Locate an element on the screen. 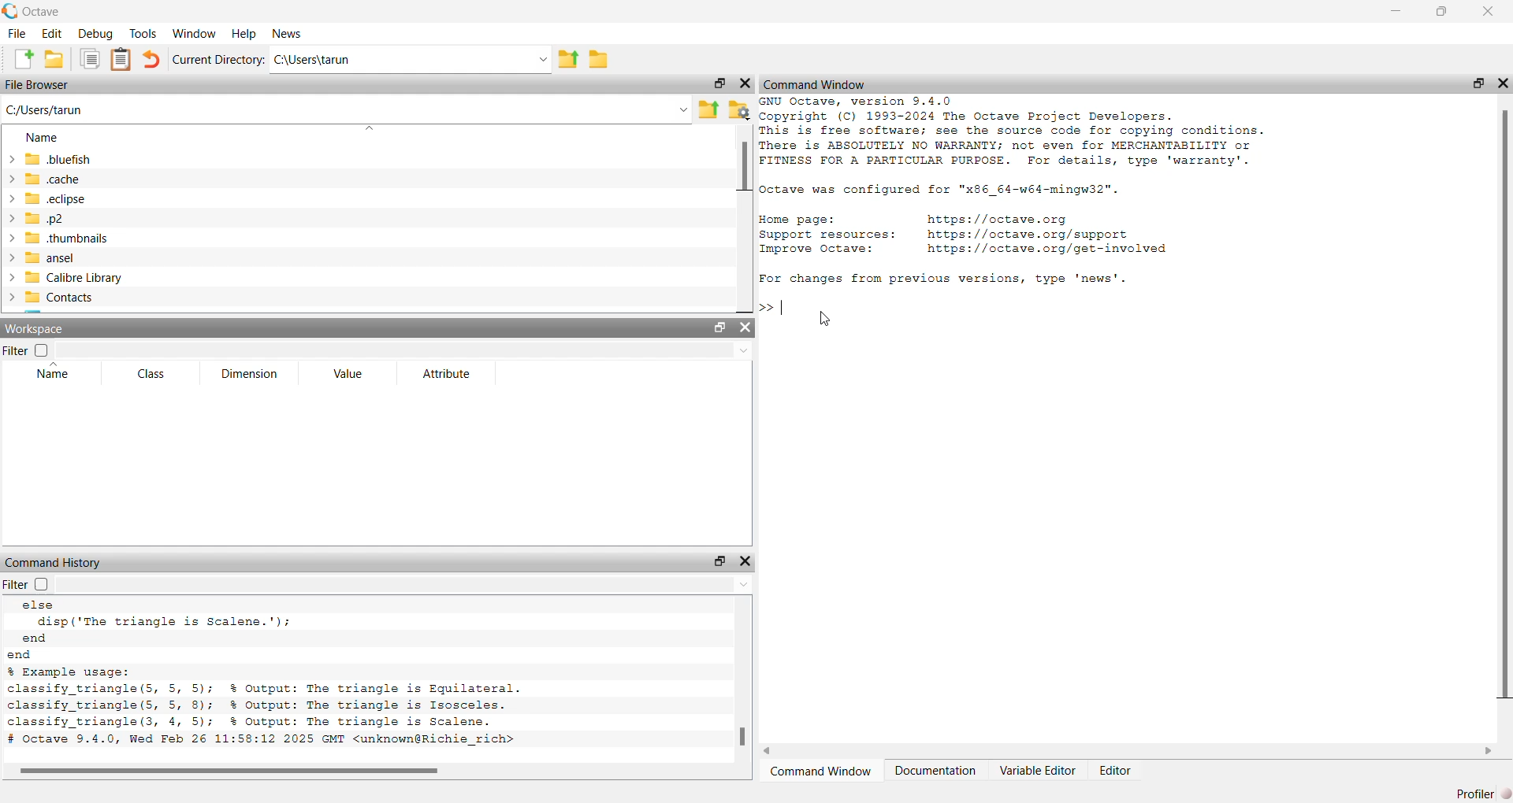  .bluefish is located at coordinates (48, 160).